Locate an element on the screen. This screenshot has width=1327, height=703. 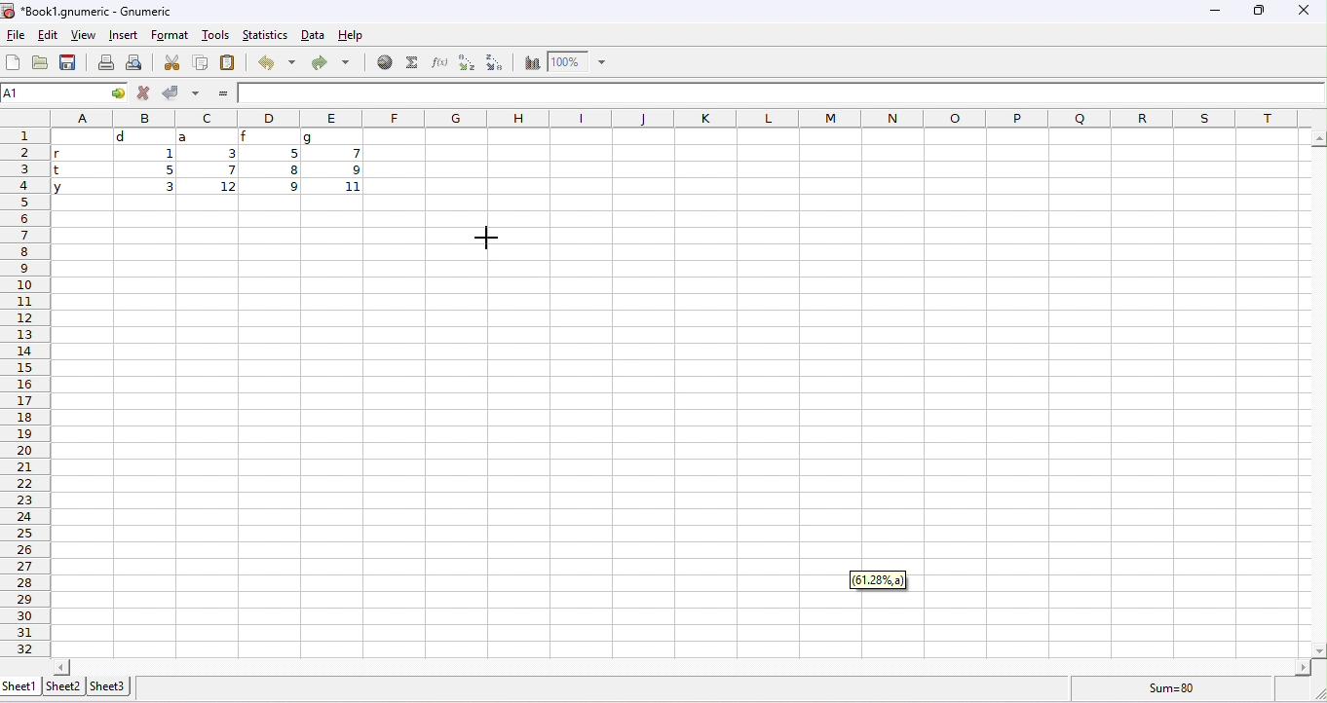
print preview is located at coordinates (137, 62).